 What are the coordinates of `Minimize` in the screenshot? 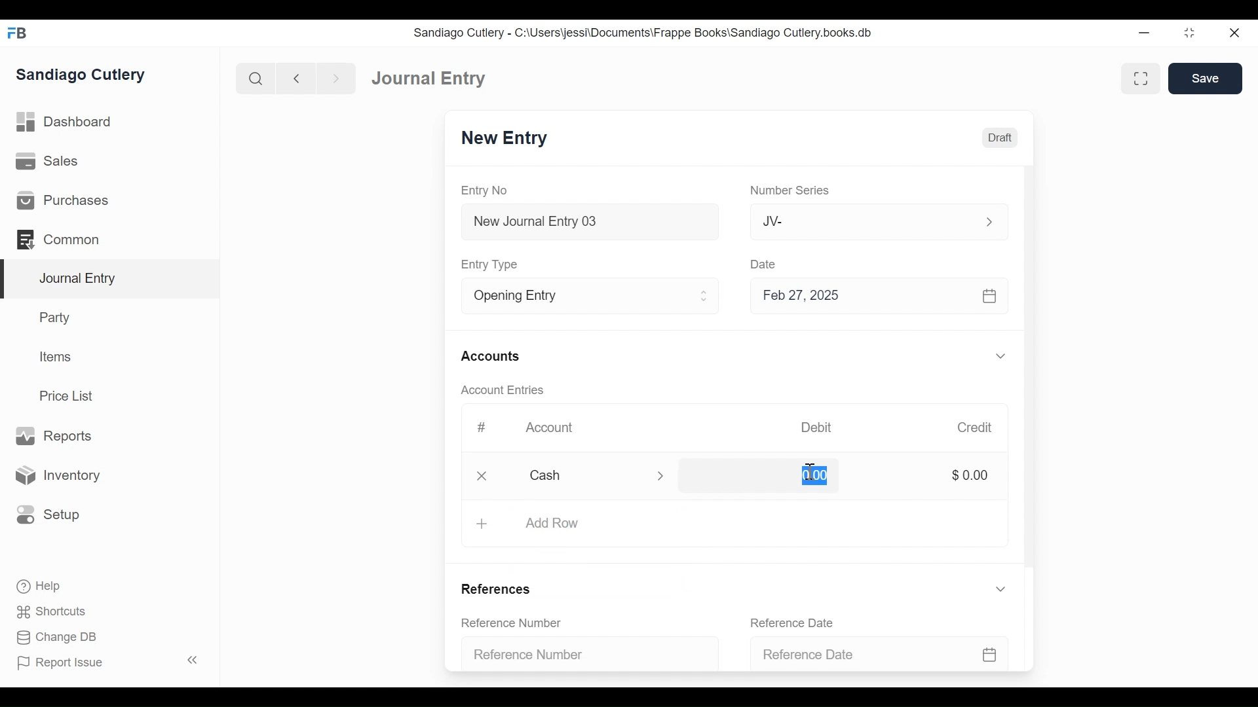 It's located at (1146, 32).